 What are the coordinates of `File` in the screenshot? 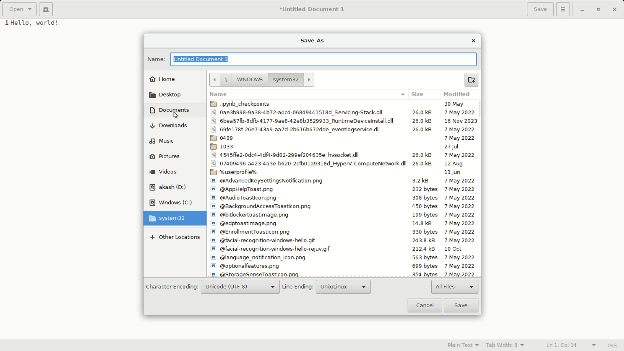 It's located at (342, 274).